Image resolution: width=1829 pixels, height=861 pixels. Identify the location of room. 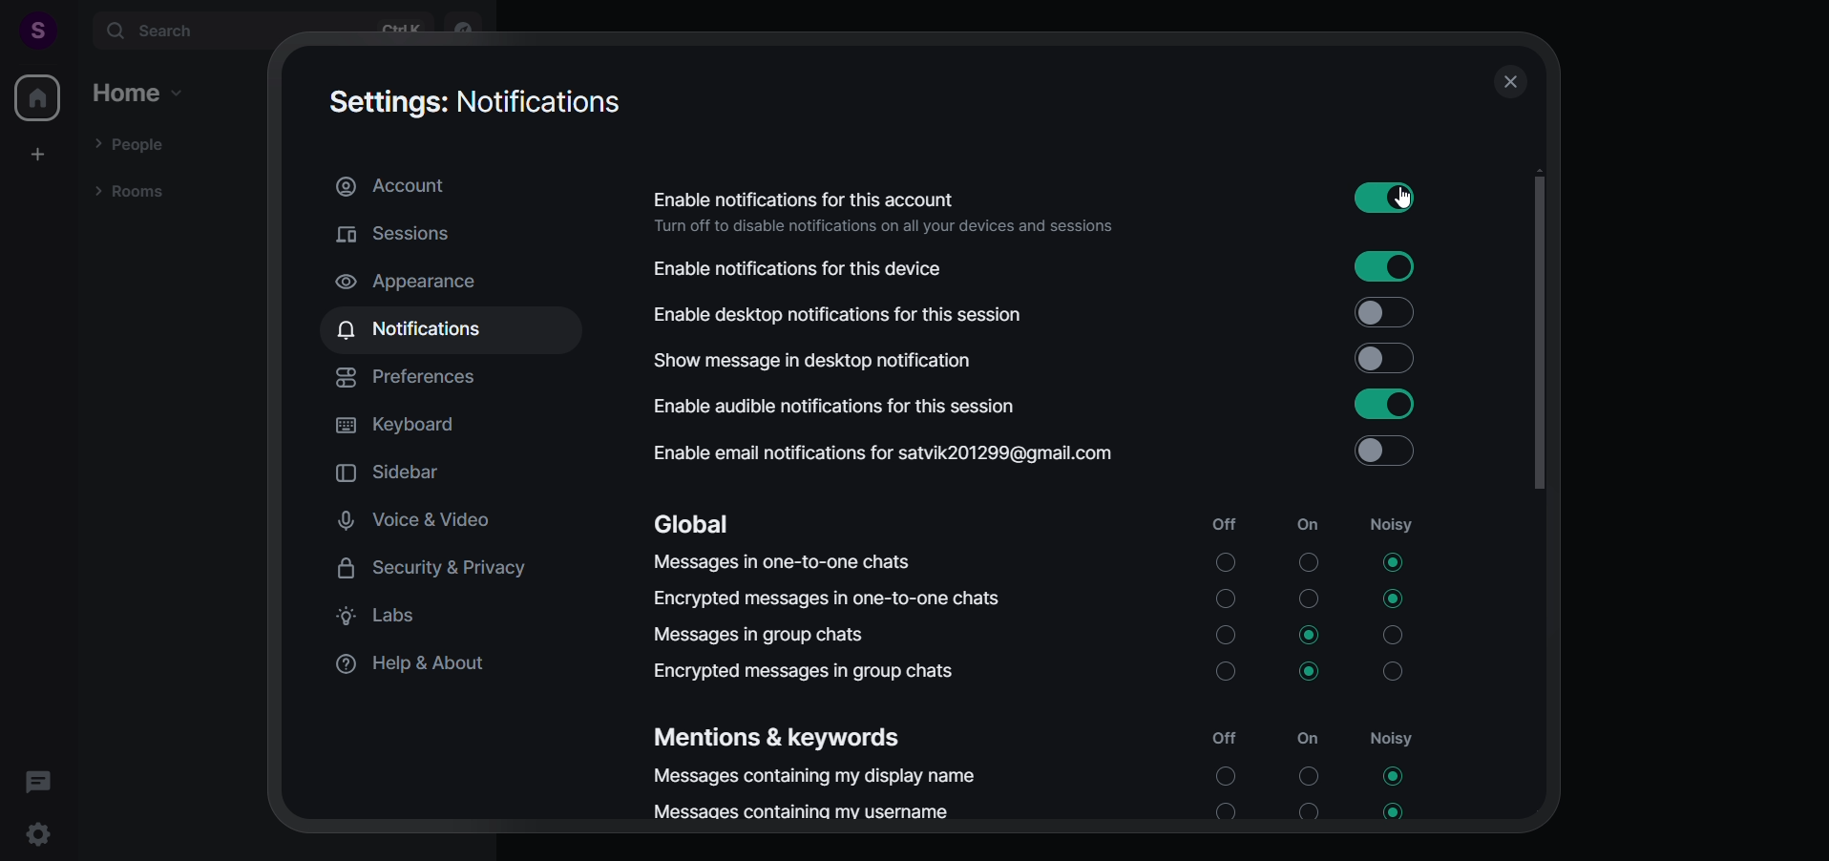
(130, 193).